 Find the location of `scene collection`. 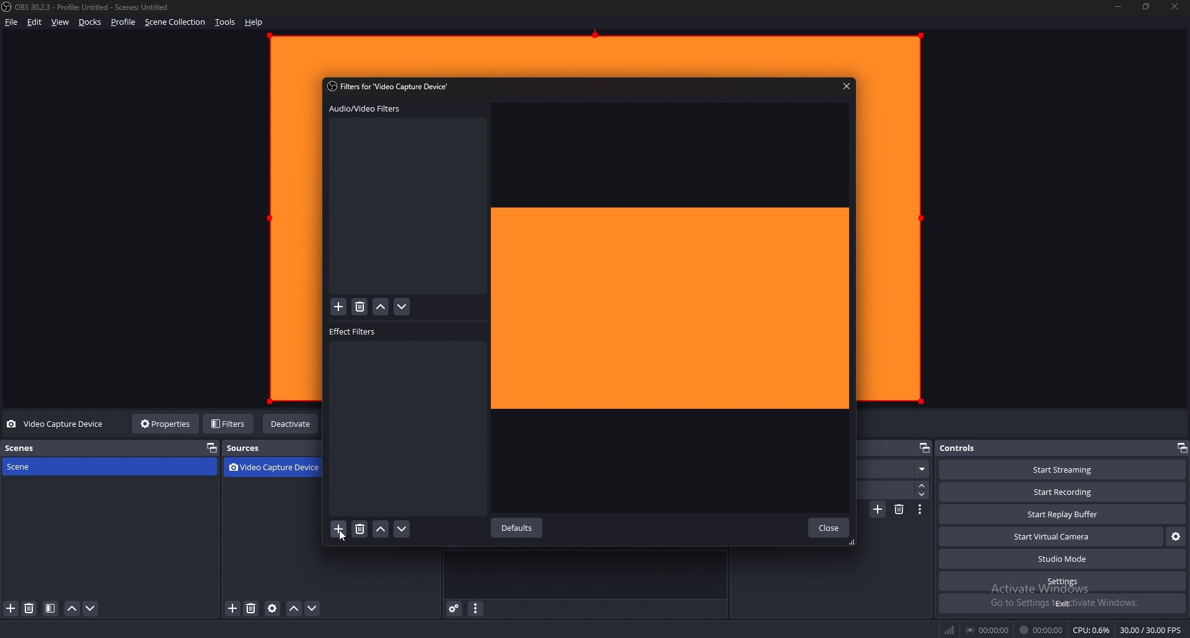

scene collection is located at coordinates (175, 22).